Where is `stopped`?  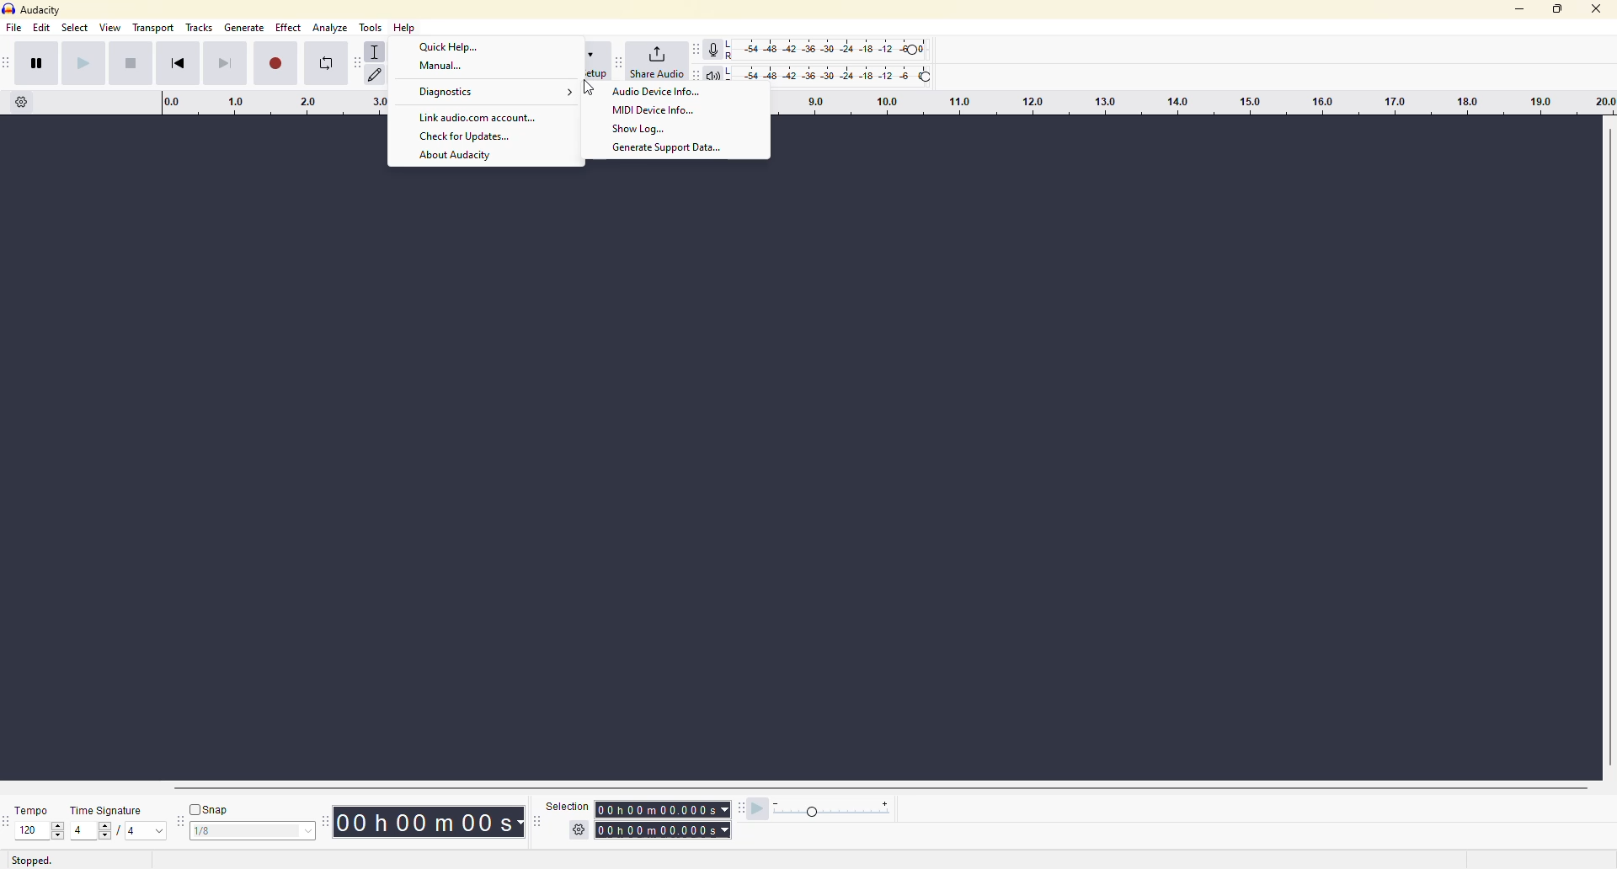
stopped is located at coordinates (35, 861).